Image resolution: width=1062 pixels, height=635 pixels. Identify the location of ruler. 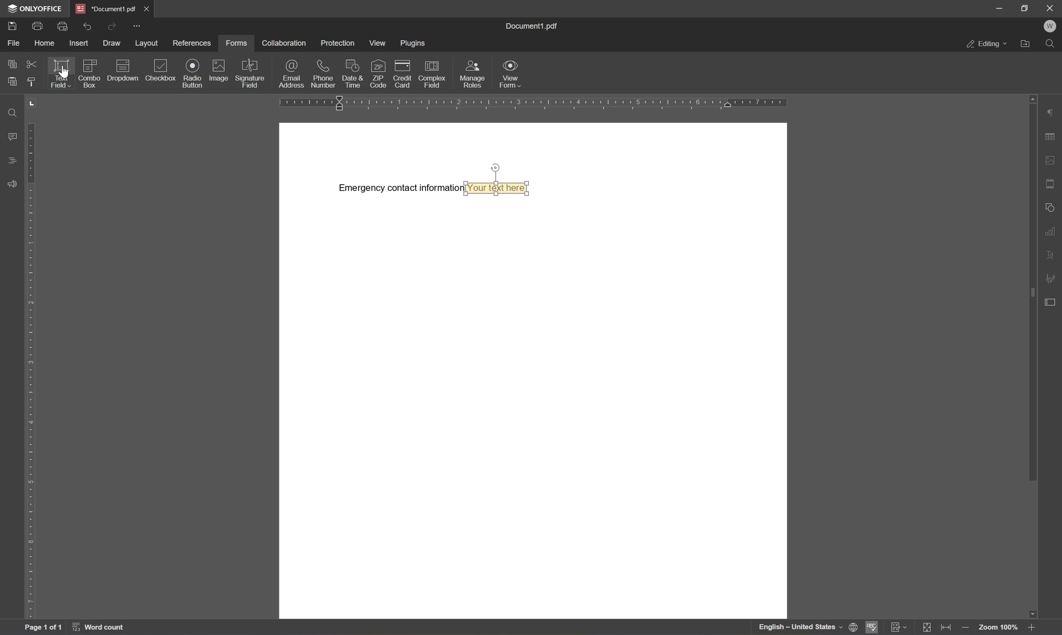
(35, 369).